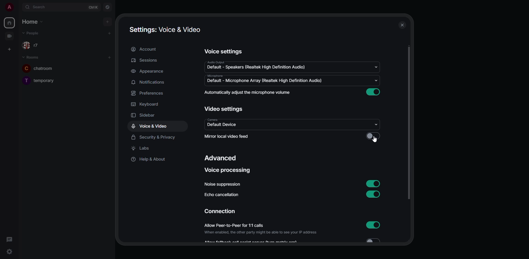  Describe the element at coordinates (227, 170) in the screenshot. I see `voice processing` at that location.